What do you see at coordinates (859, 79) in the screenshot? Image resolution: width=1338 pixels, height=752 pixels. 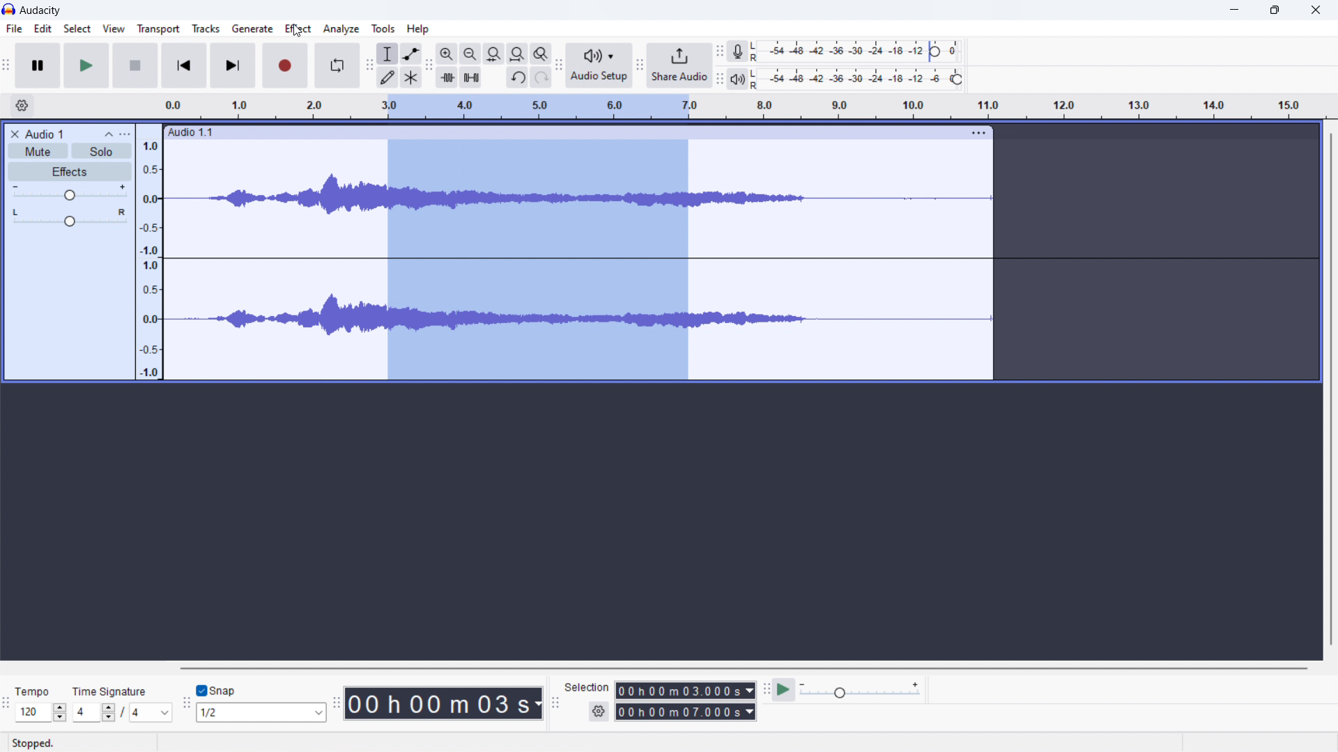 I see `playback level` at bounding box center [859, 79].